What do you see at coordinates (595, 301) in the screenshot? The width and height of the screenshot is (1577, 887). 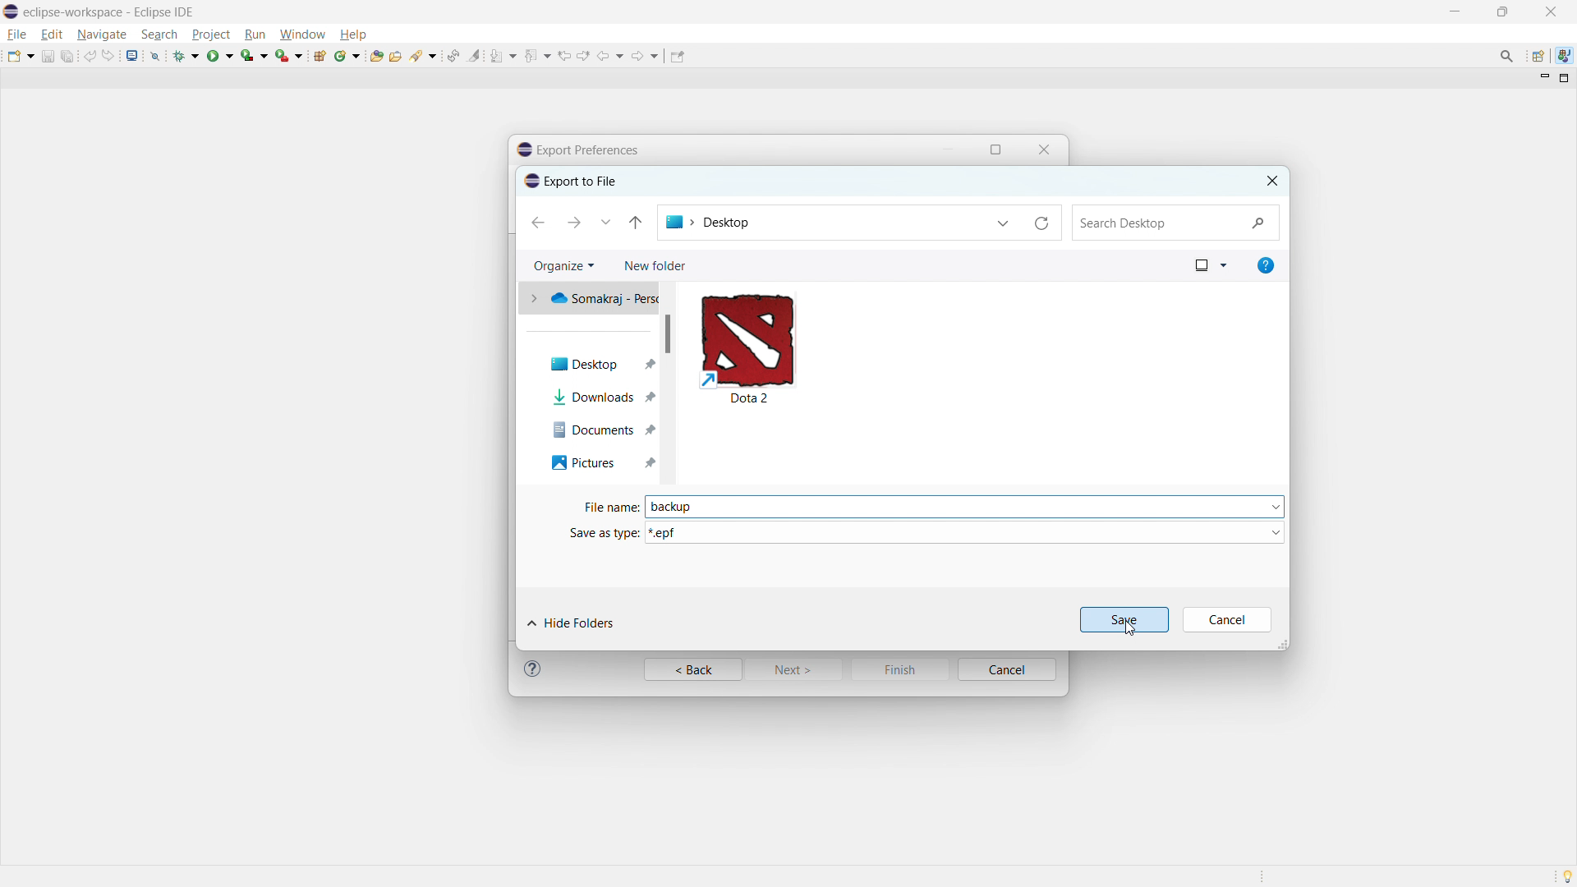 I see `Somakraj-Pers` at bounding box center [595, 301].